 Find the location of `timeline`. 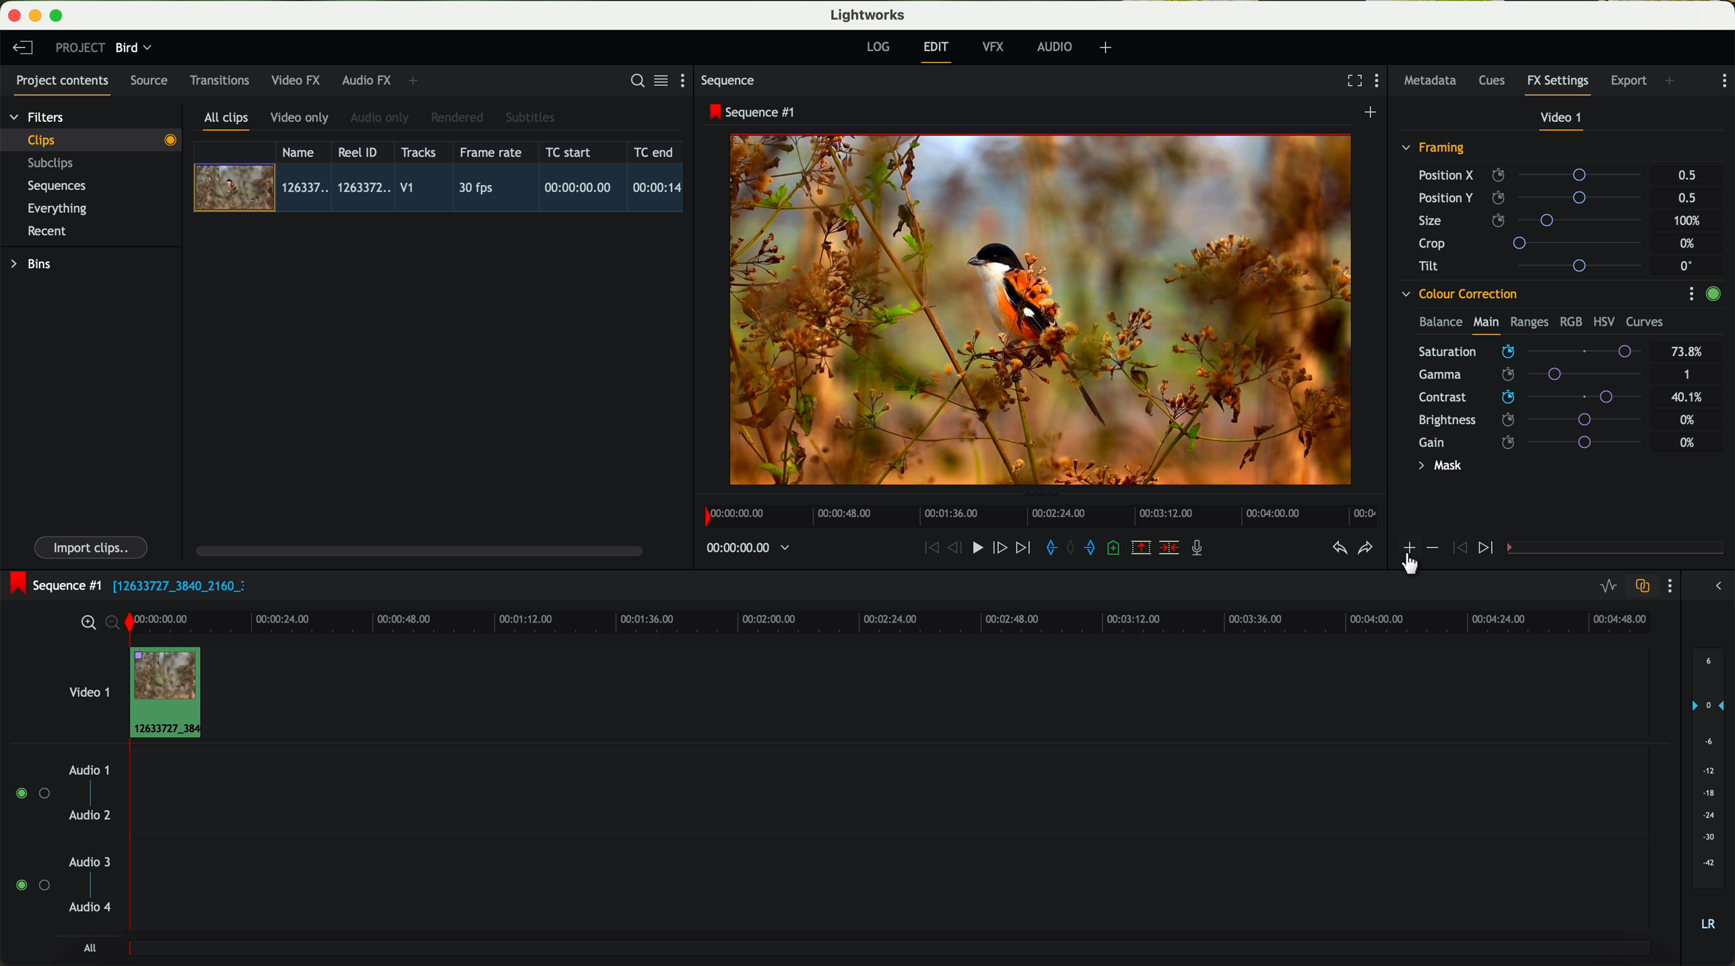

timeline is located at coordinates (1037, 512).